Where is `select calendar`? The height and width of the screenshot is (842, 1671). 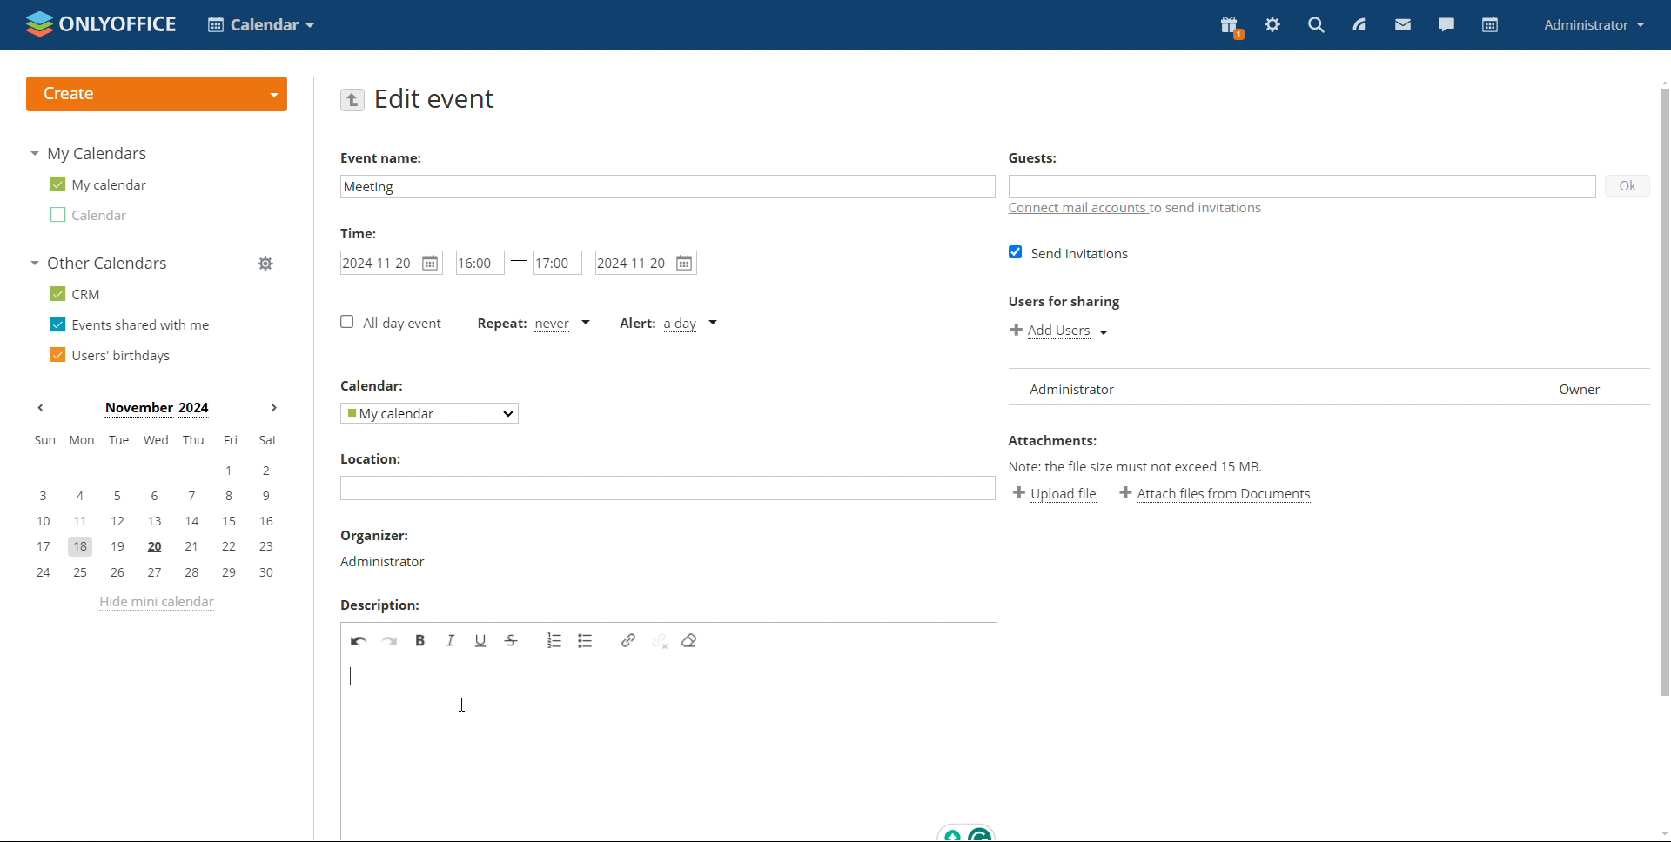 select calendar is located at coordinates (430, 413).